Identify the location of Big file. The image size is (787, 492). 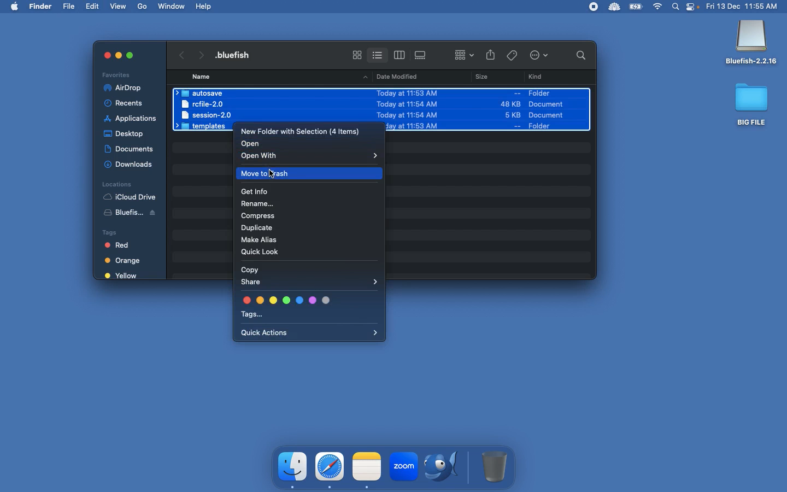
(752, 104).